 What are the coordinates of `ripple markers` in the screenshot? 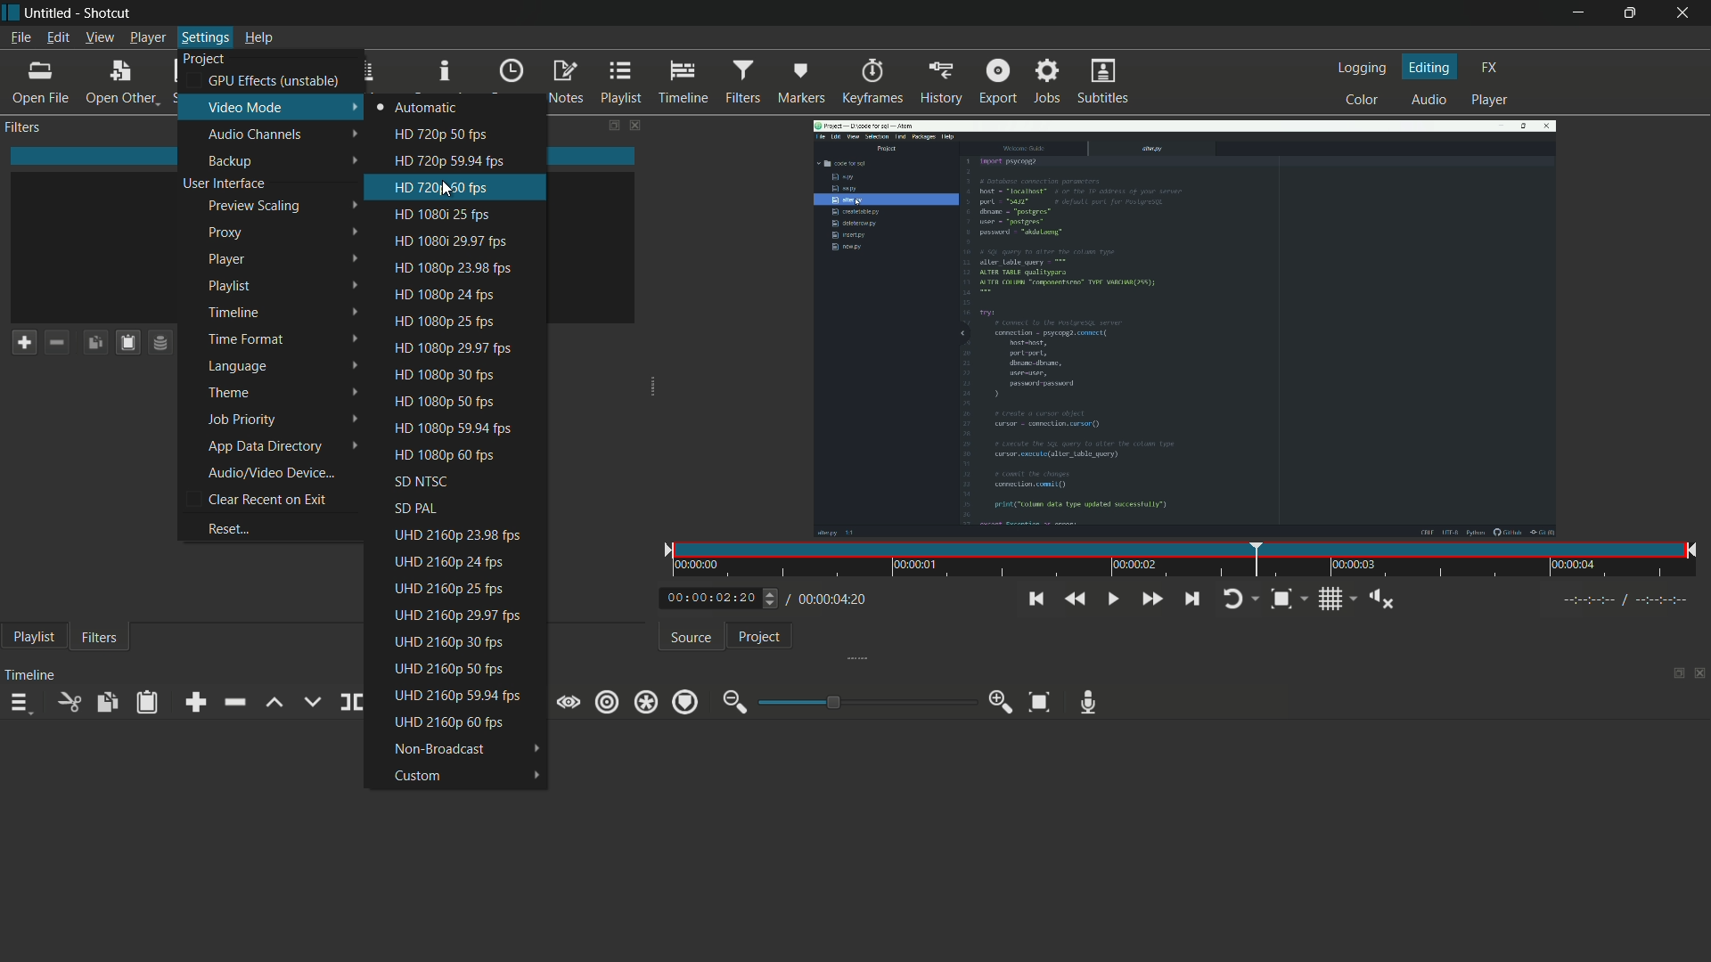 It's located at (684, 702).